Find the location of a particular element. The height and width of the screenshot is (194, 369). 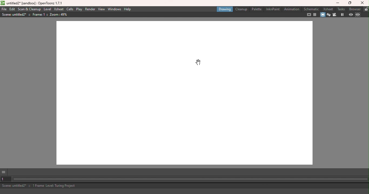

Canvas details is located at coordinates (37, 15).